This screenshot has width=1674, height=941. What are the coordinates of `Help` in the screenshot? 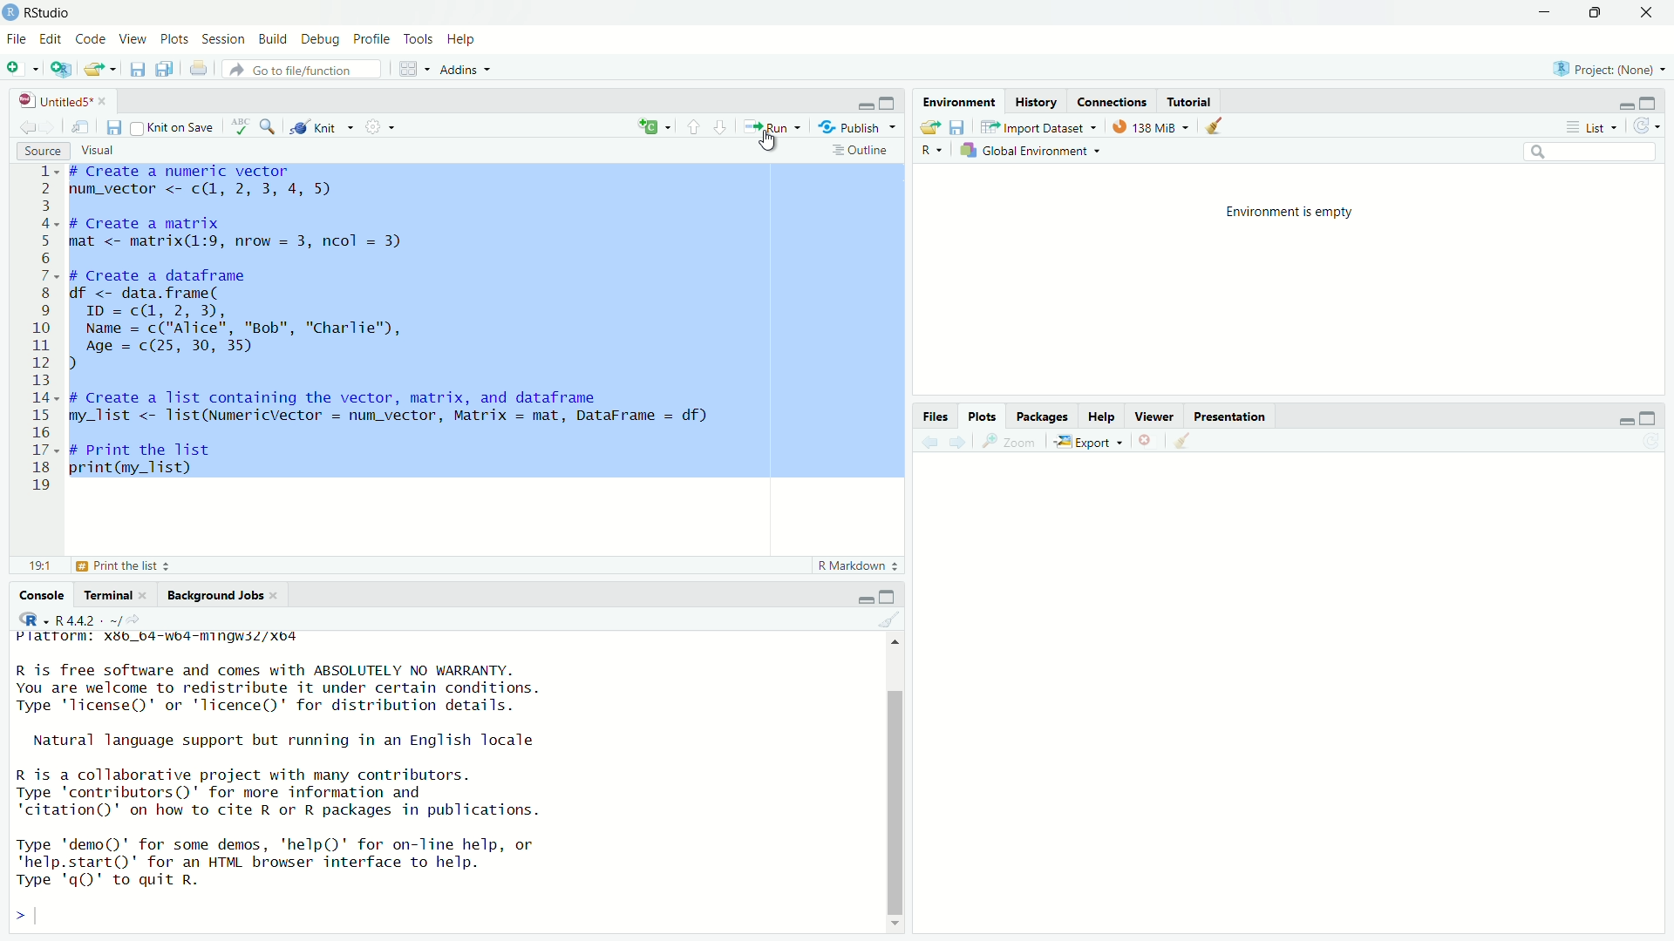 It's located at (463, 40).